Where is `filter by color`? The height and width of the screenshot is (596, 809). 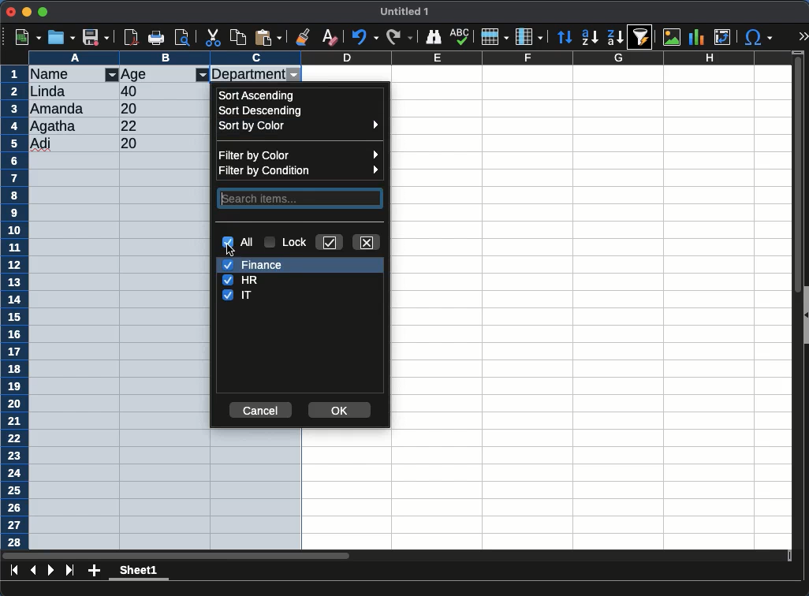
filter by color is located at coordinates (299, 154).